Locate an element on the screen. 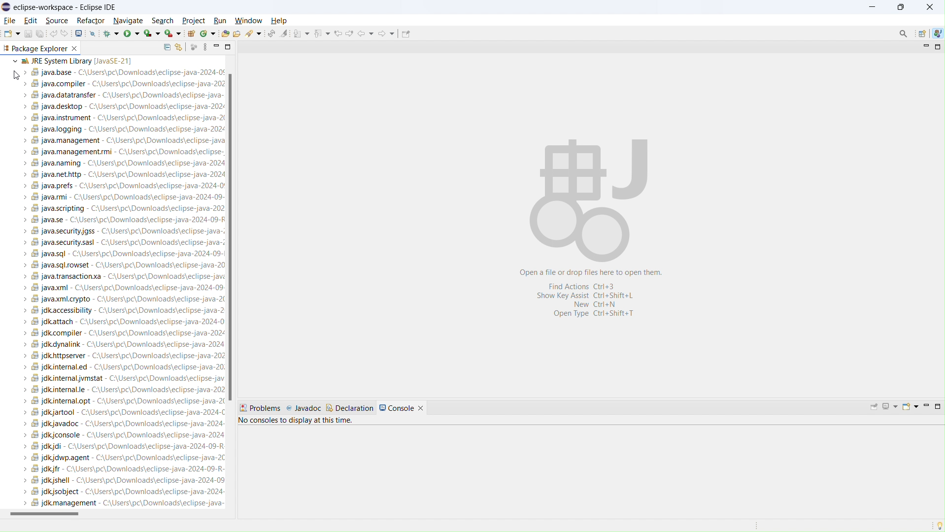 This screenshot has width=945, height=532. java is located at coordinates (938, 33).